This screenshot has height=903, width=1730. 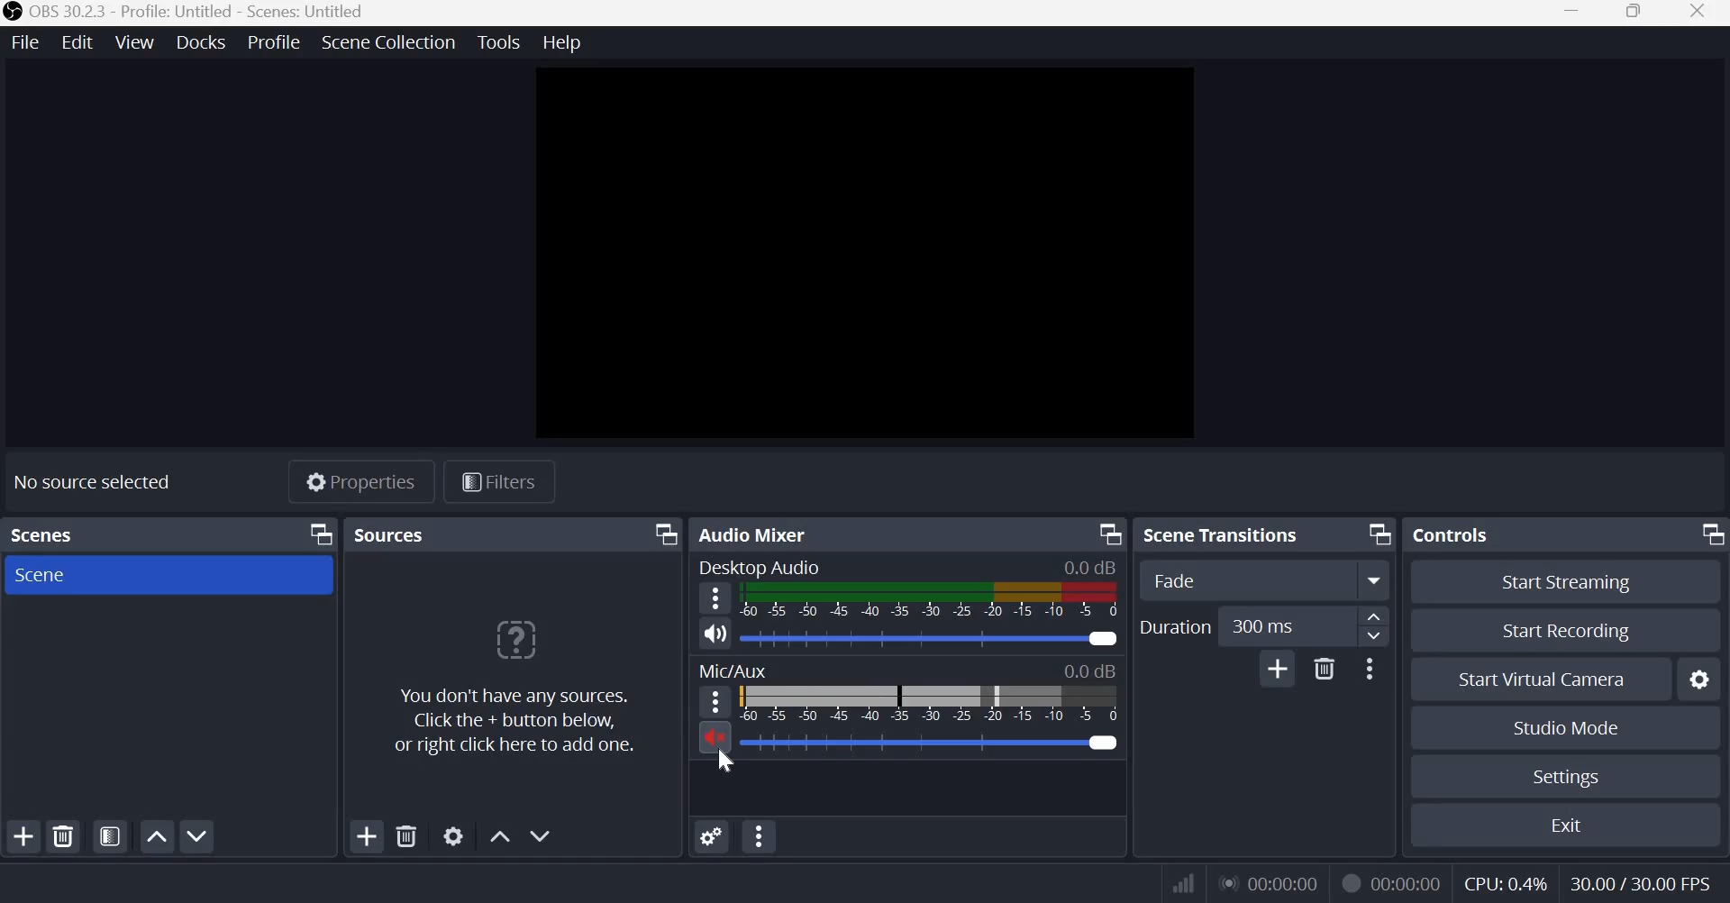 What do you see at coordinates (1224, 534) in the screenshot?
I see `Scene transitions` at bounding box center [1224, 534].